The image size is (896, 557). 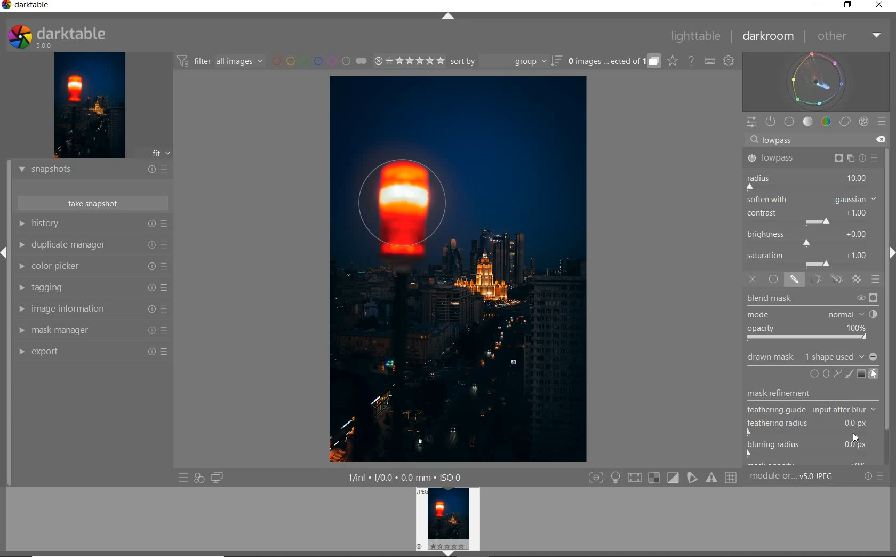 I want to click on RESET OR PRESETS & PREFERENCES, so click(x=878, y=476).